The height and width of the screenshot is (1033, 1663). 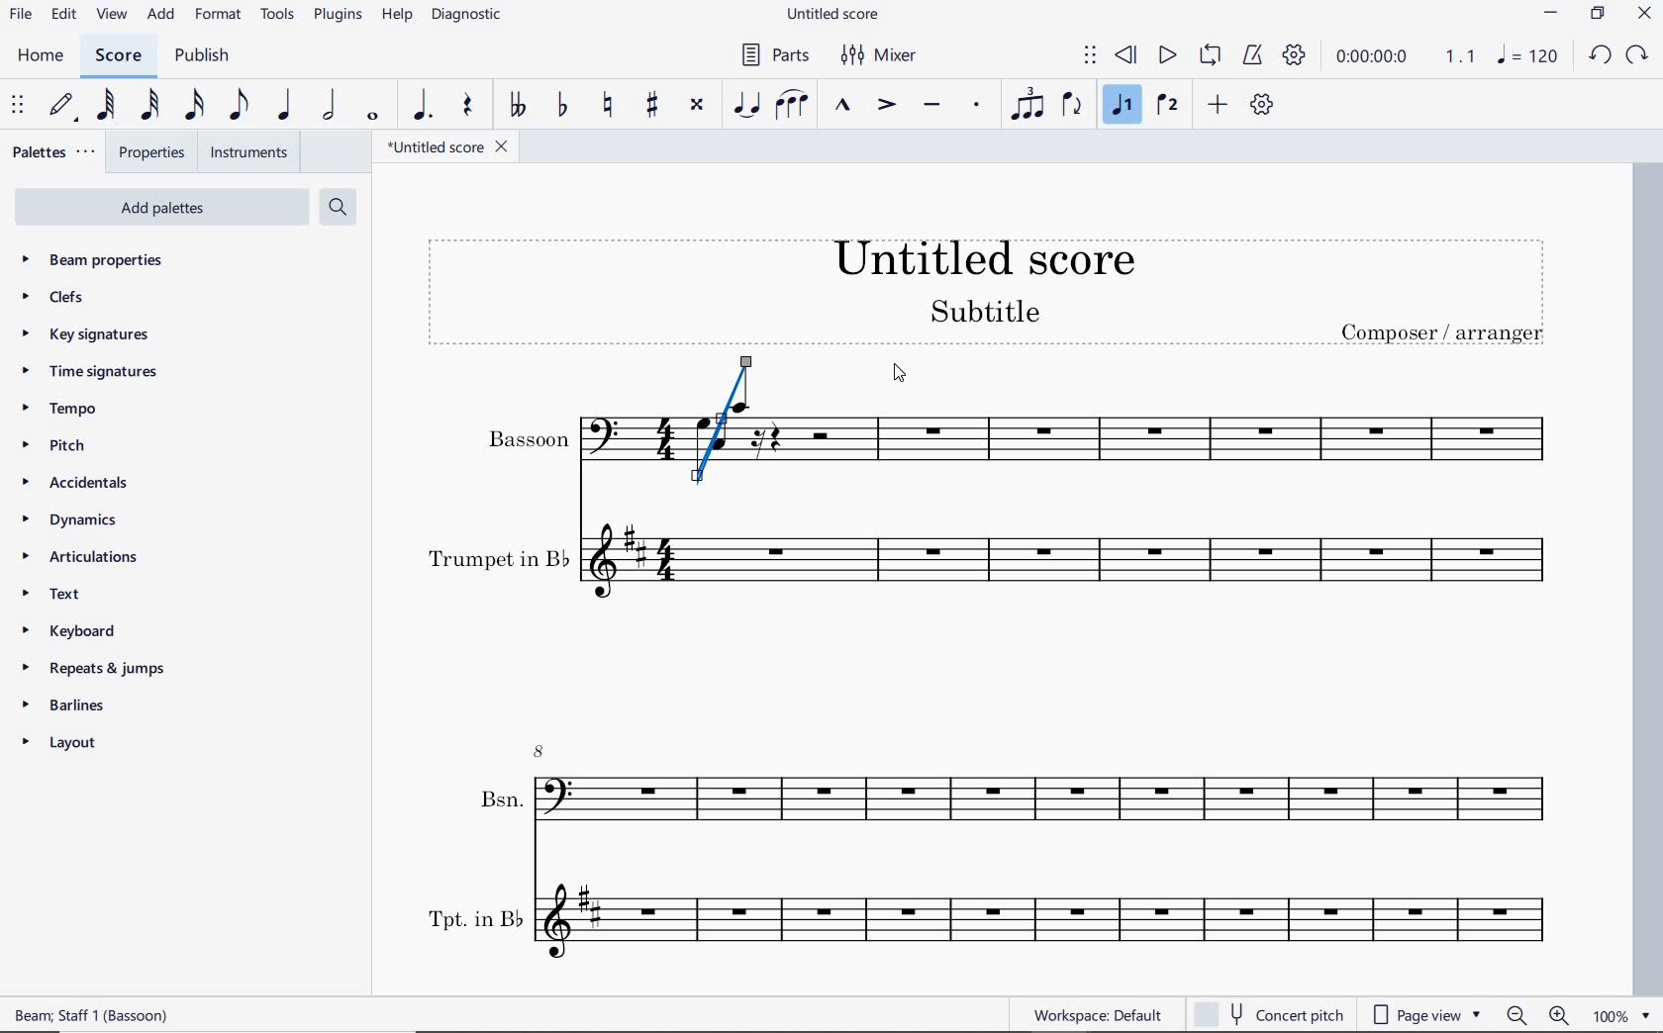 What do you see at coordinates (564, 104) in the screenshot?
I see `toggle flat` at bounding box center [564, 104].